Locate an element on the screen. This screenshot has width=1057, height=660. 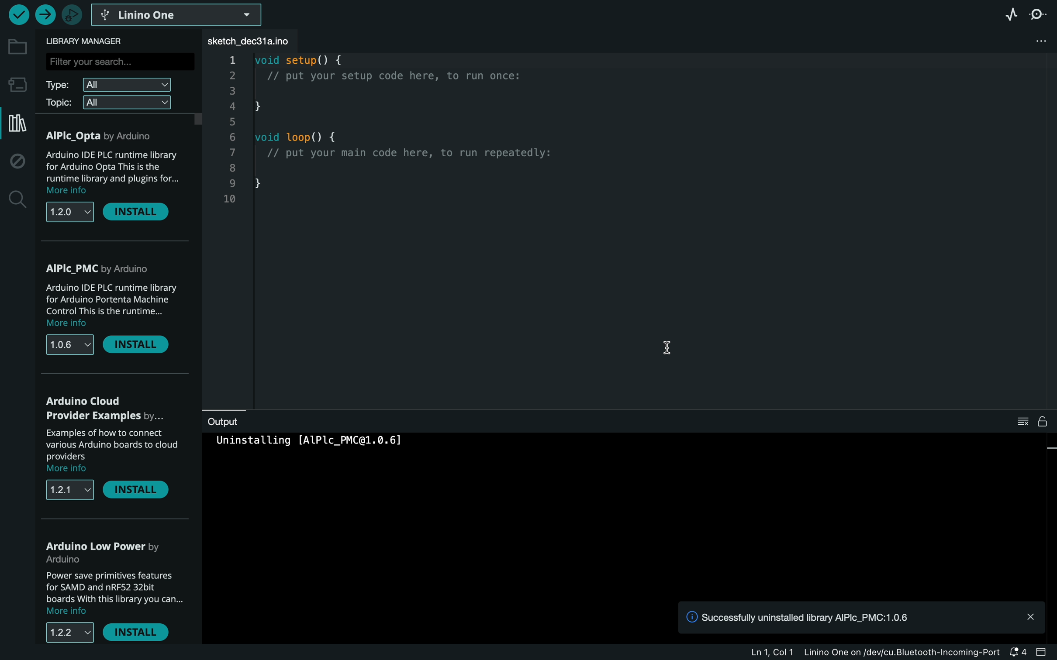
uninstalling is located at coordinates (317, 447).